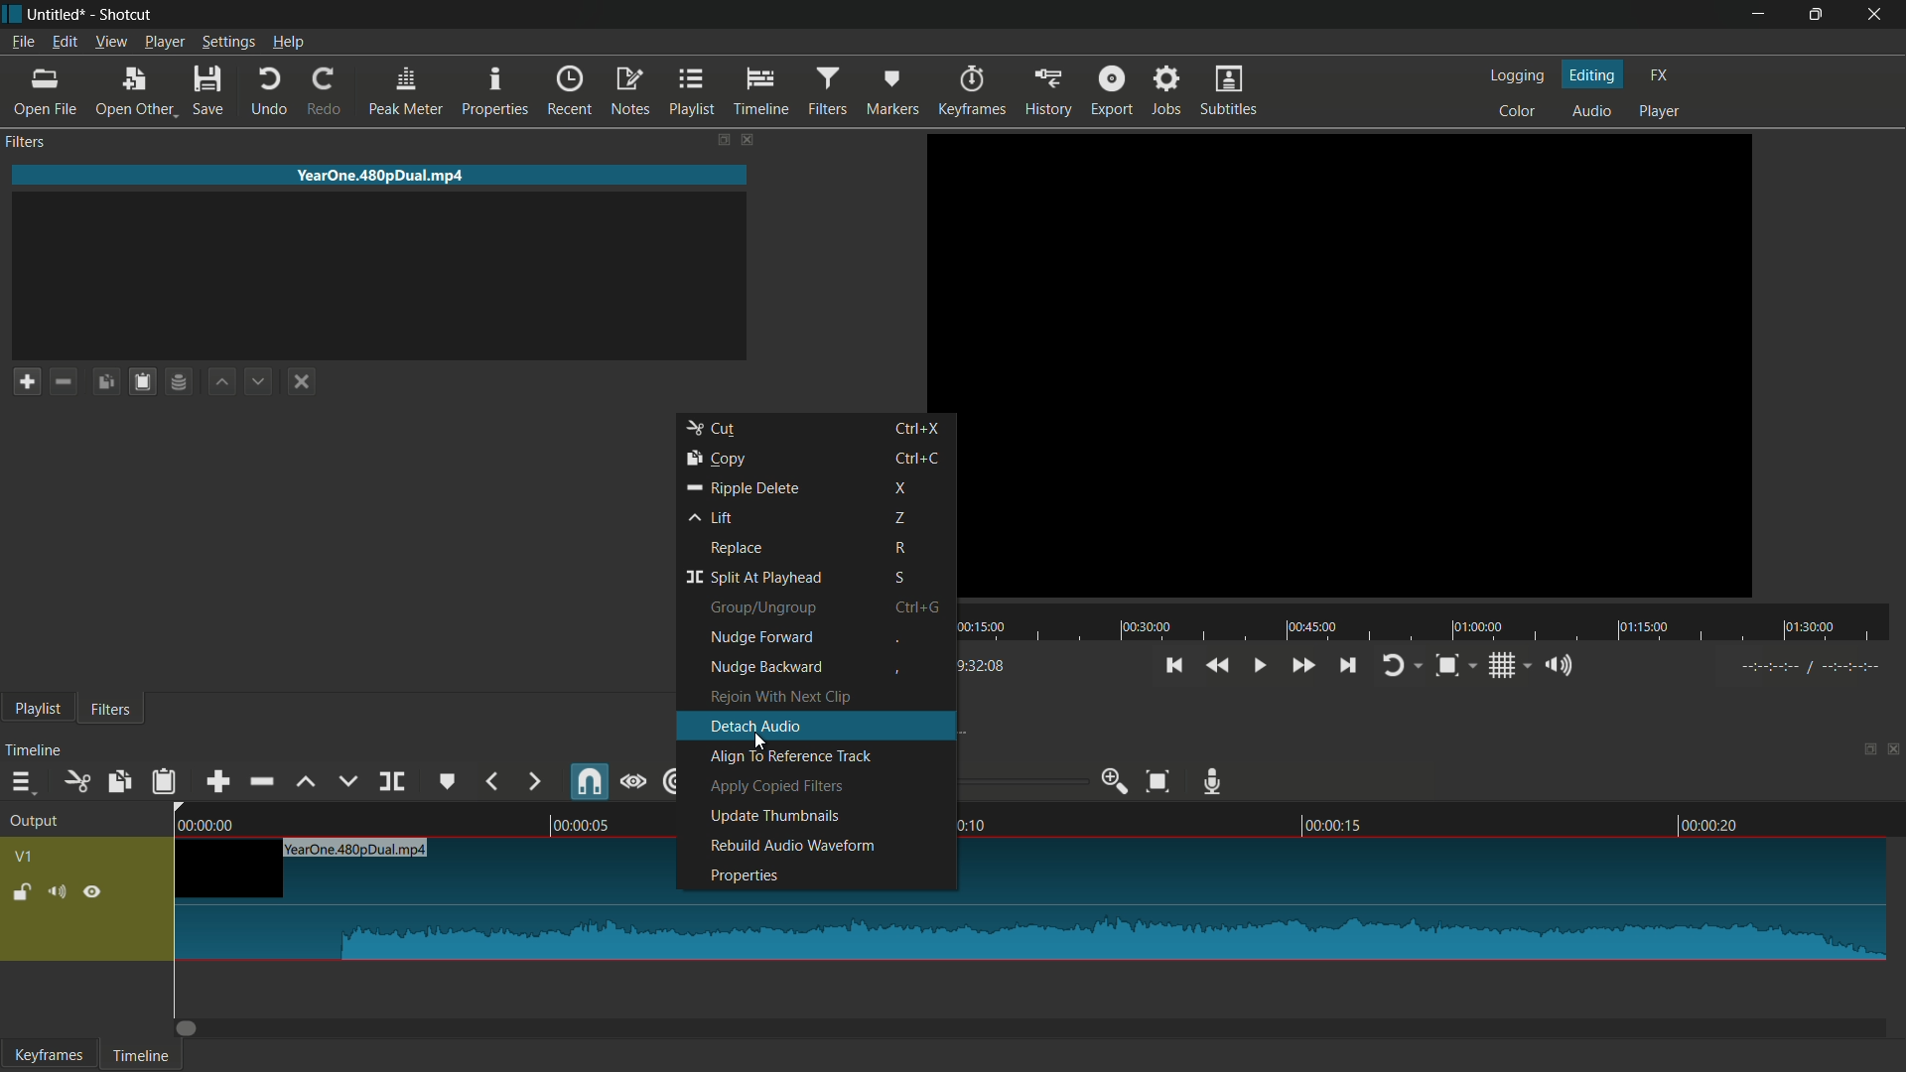 Image resolution: width=1906 pixels, height=1072 pixels. What do you see at coordinates (1448, 666) in the screenshot?
I see `toggle zoom` at bounding box center [1448, 666].